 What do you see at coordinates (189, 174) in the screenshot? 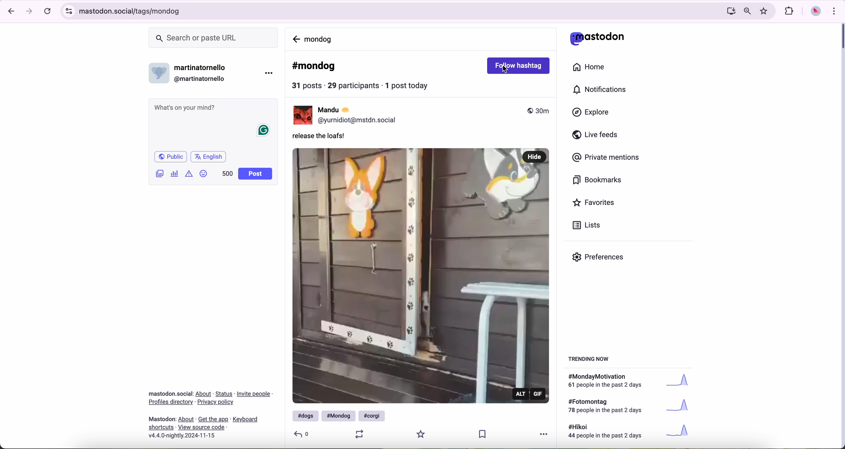
I see `icon` at bounding box center [189, 174].